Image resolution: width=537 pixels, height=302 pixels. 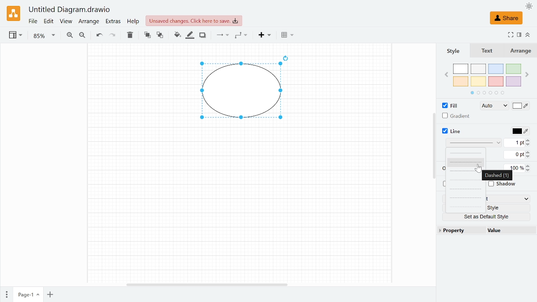 I want to click on Line, so click(x=457, y=131).